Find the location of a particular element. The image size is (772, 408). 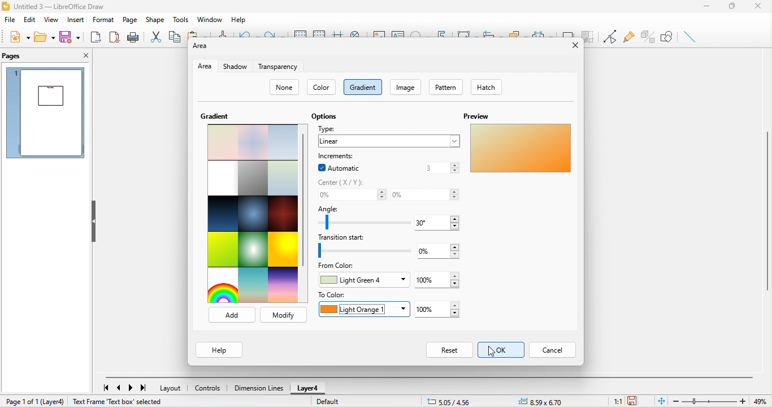

toggle point edit mode is located at coordinates (610, 37).